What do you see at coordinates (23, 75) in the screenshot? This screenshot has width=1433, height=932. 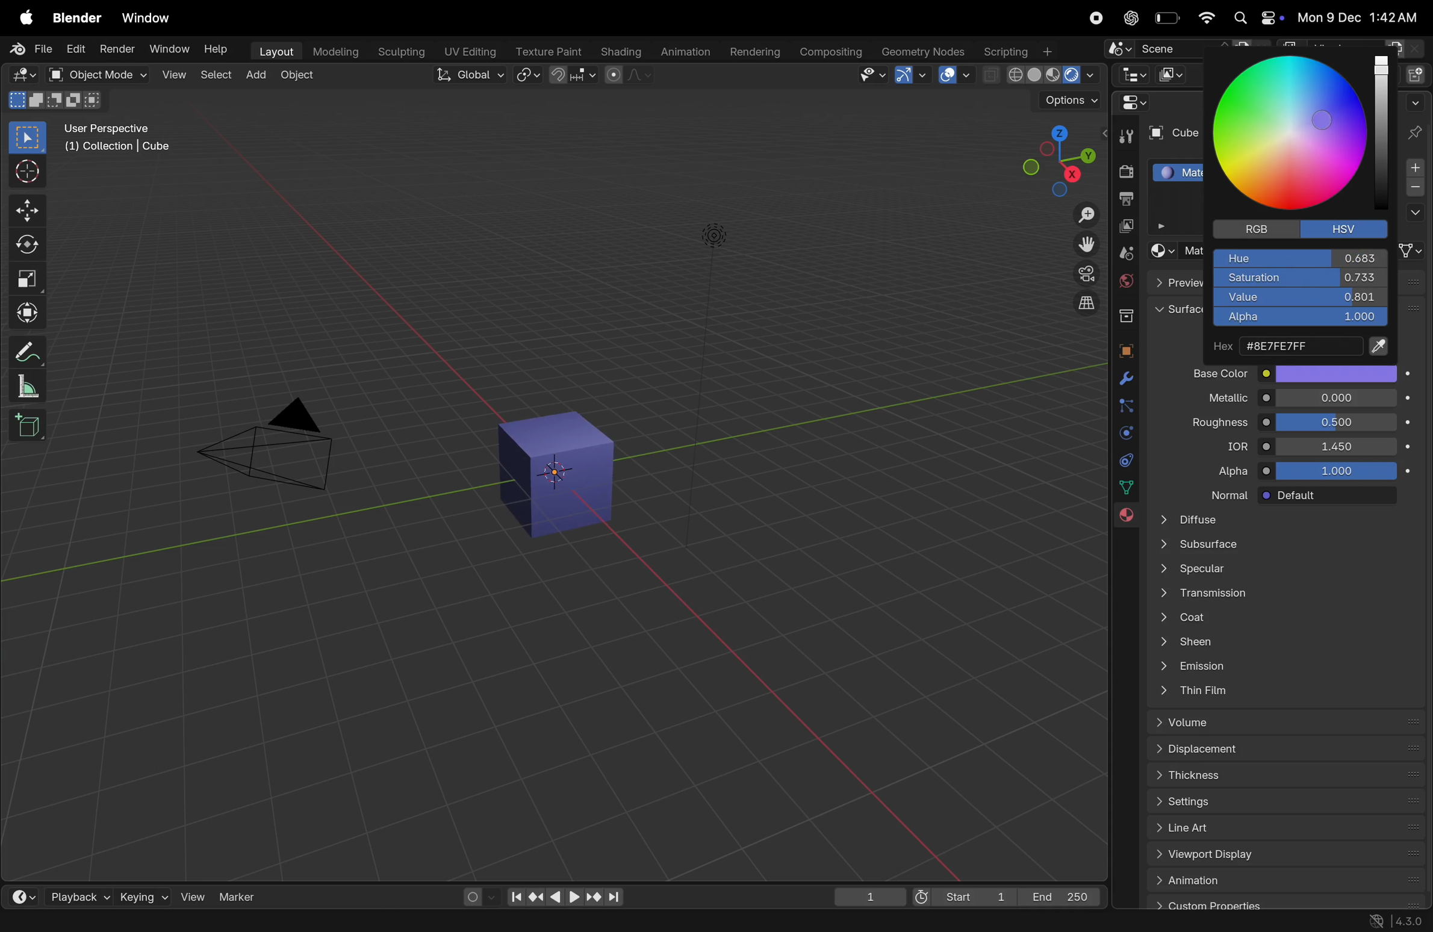 I see `editor type` at bounding box center [23, 75].